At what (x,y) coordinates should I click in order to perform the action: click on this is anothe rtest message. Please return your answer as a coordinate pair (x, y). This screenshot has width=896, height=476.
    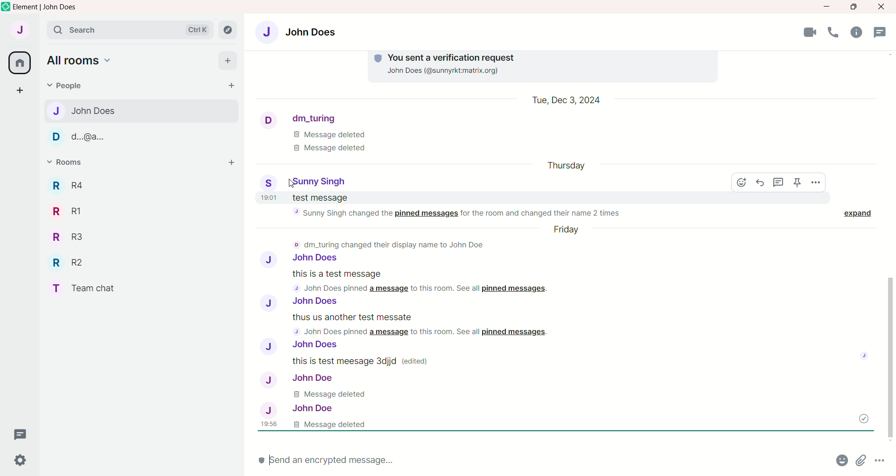
    Looking at the image, I should click on (417, 325).